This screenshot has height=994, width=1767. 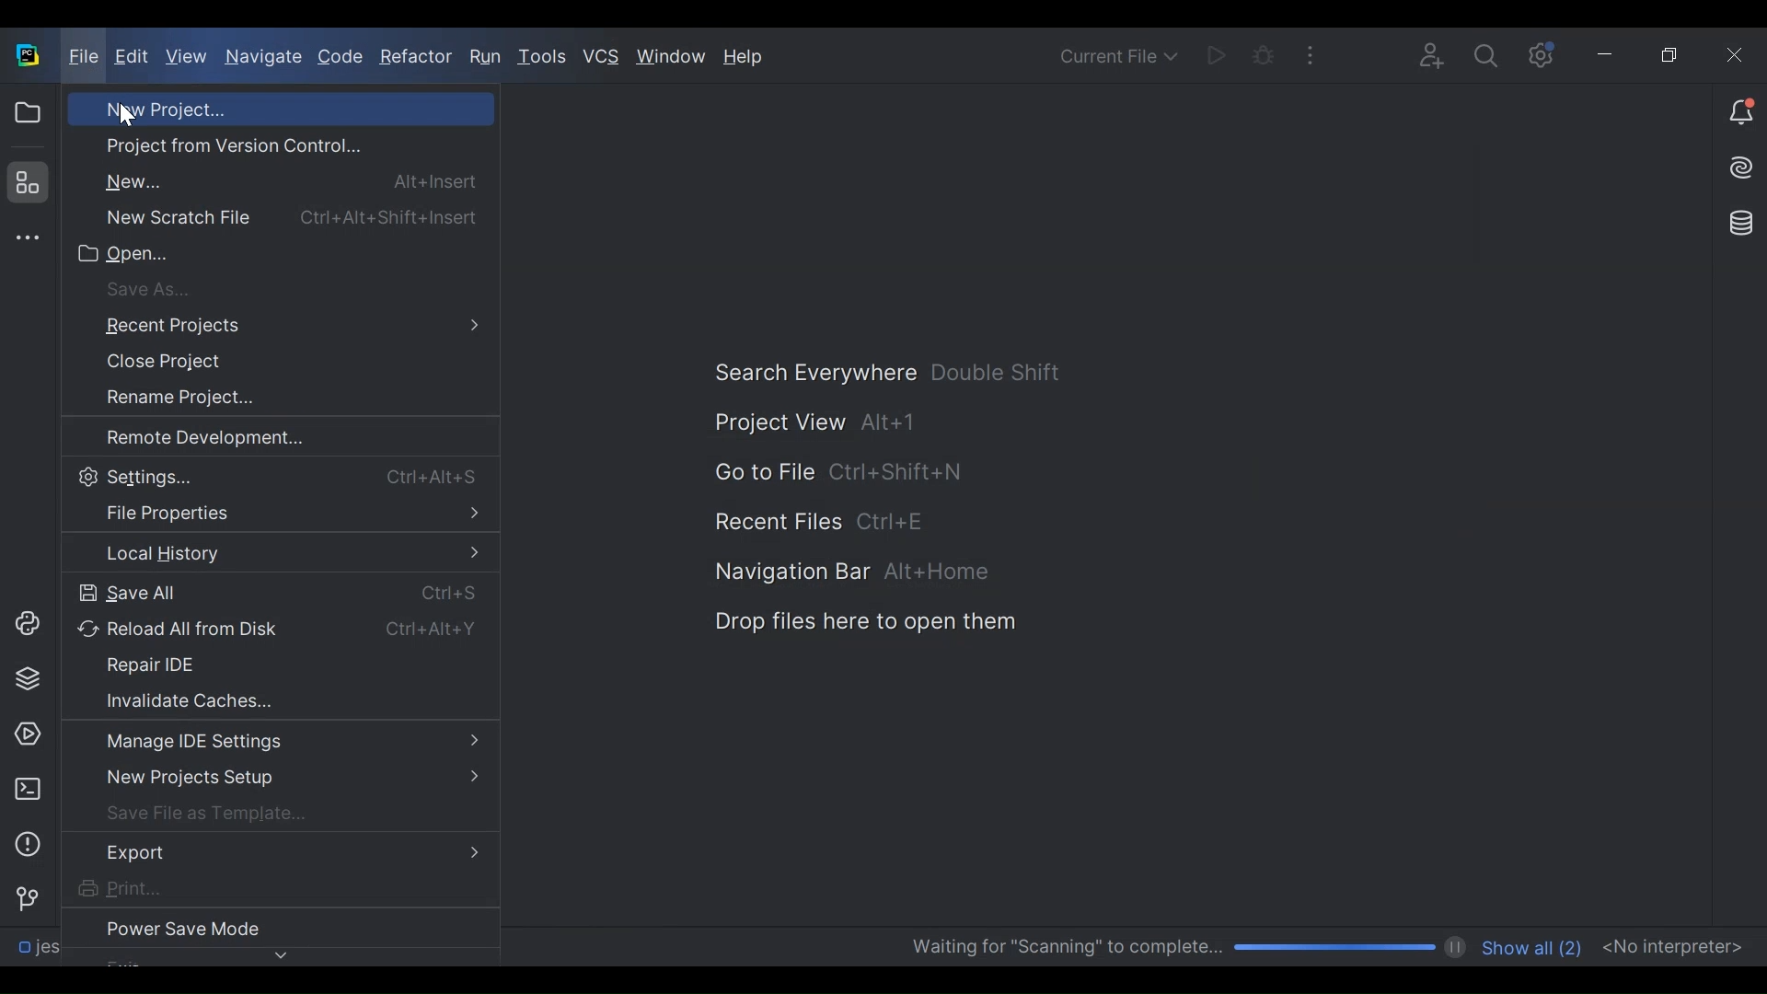 What do you see at coordinates (277, 214) in the screenshot?
I see `New Scratch File` at bounding box center [277, 214].